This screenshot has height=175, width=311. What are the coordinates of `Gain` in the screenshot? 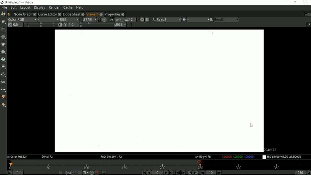 It's located at (17, 25).